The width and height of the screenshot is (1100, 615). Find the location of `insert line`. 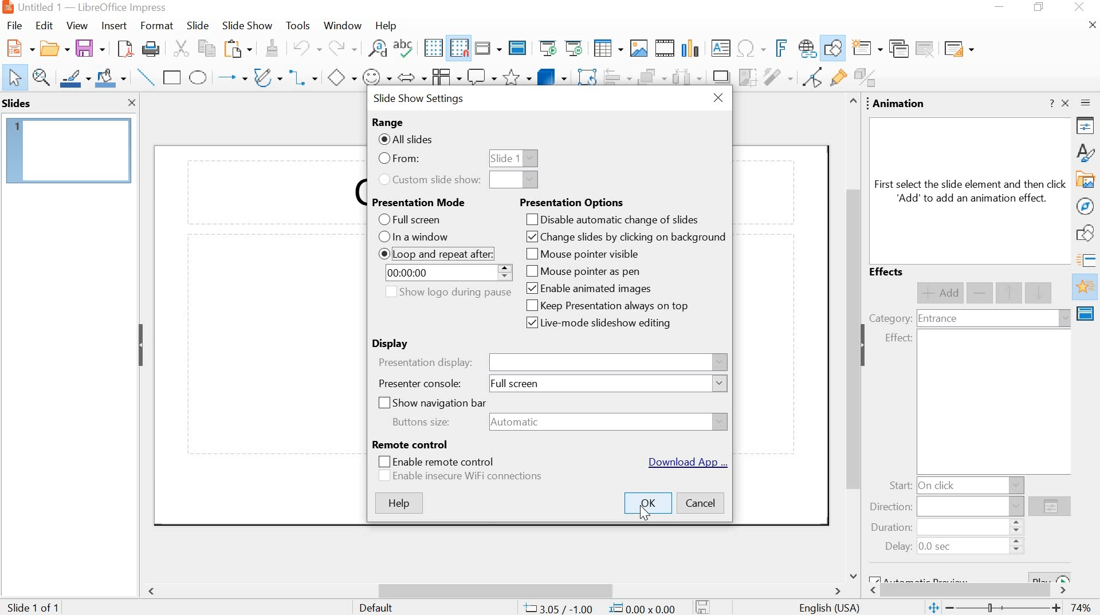

insert line is located at coordinates (146, 77).